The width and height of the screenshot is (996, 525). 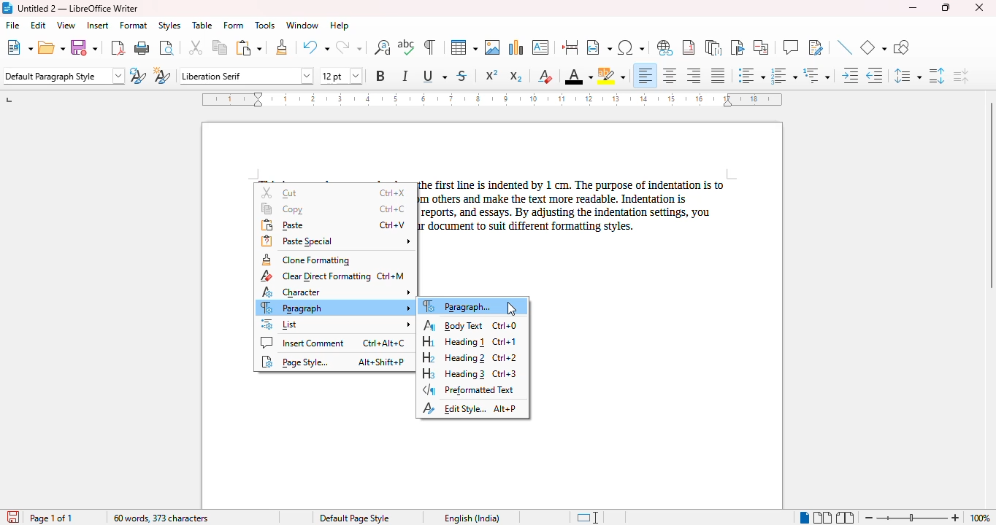 I want to click on insert cross-reference, so click(x=761, y=47).